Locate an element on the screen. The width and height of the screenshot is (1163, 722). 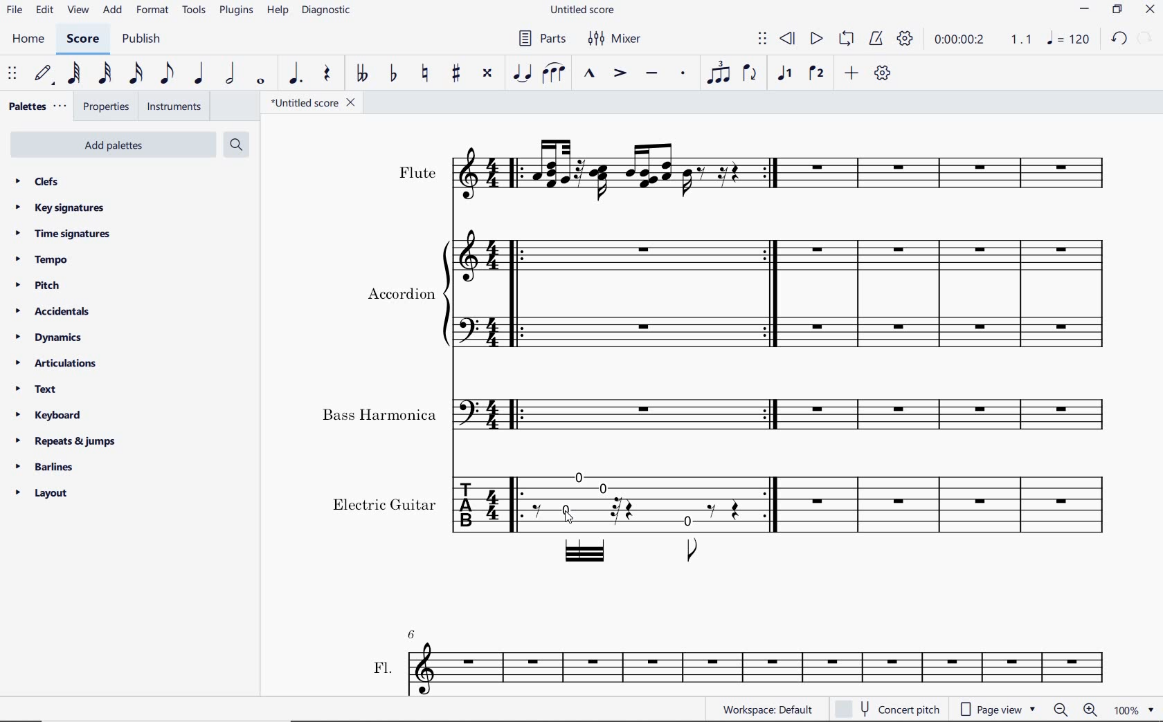
metronome is located at coordinates (875, 38).